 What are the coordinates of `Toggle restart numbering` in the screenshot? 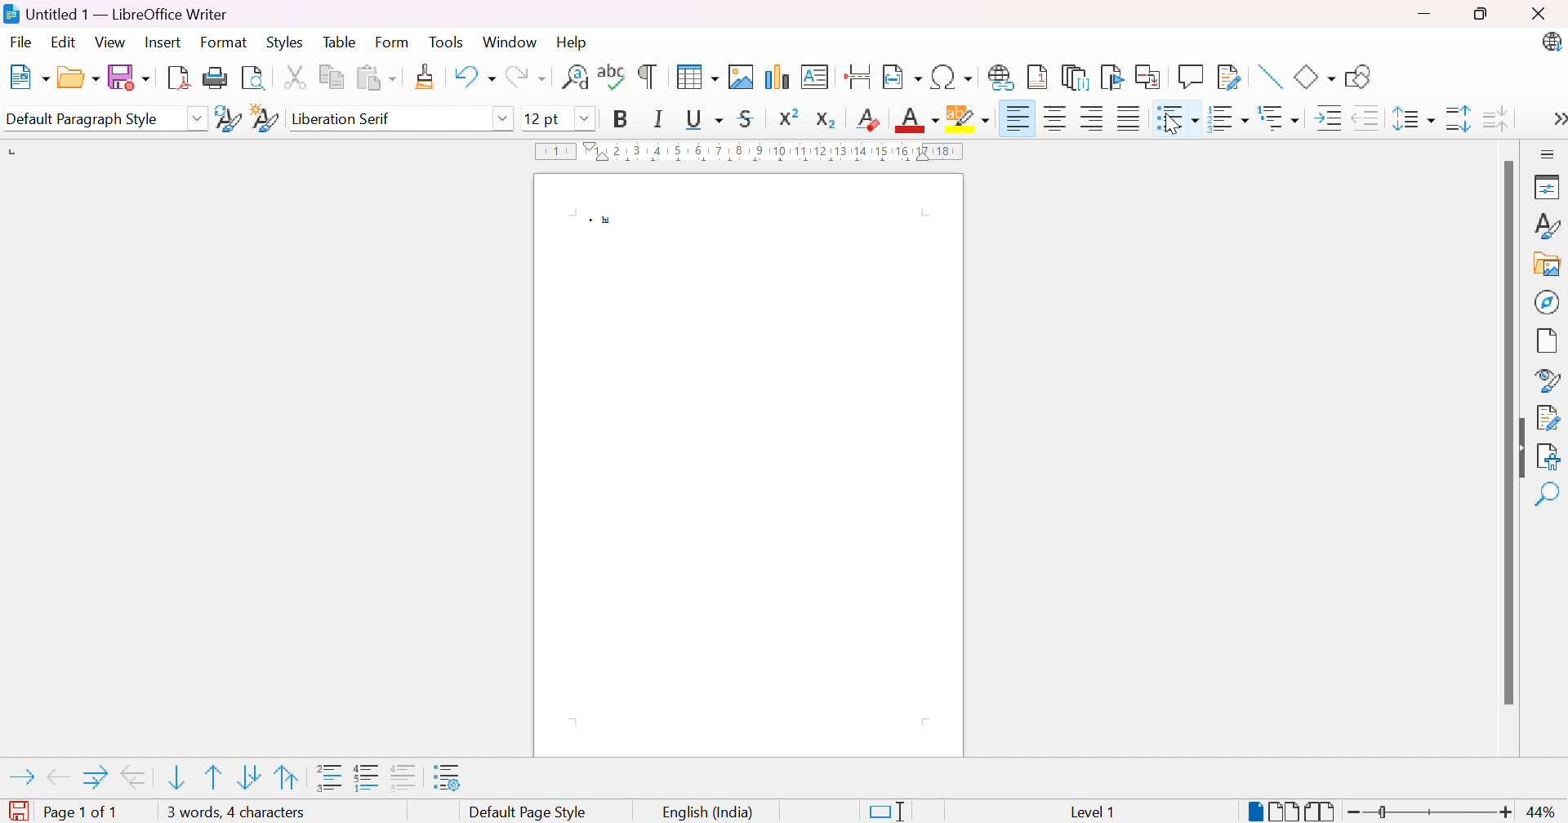 It's located at (367, 779).